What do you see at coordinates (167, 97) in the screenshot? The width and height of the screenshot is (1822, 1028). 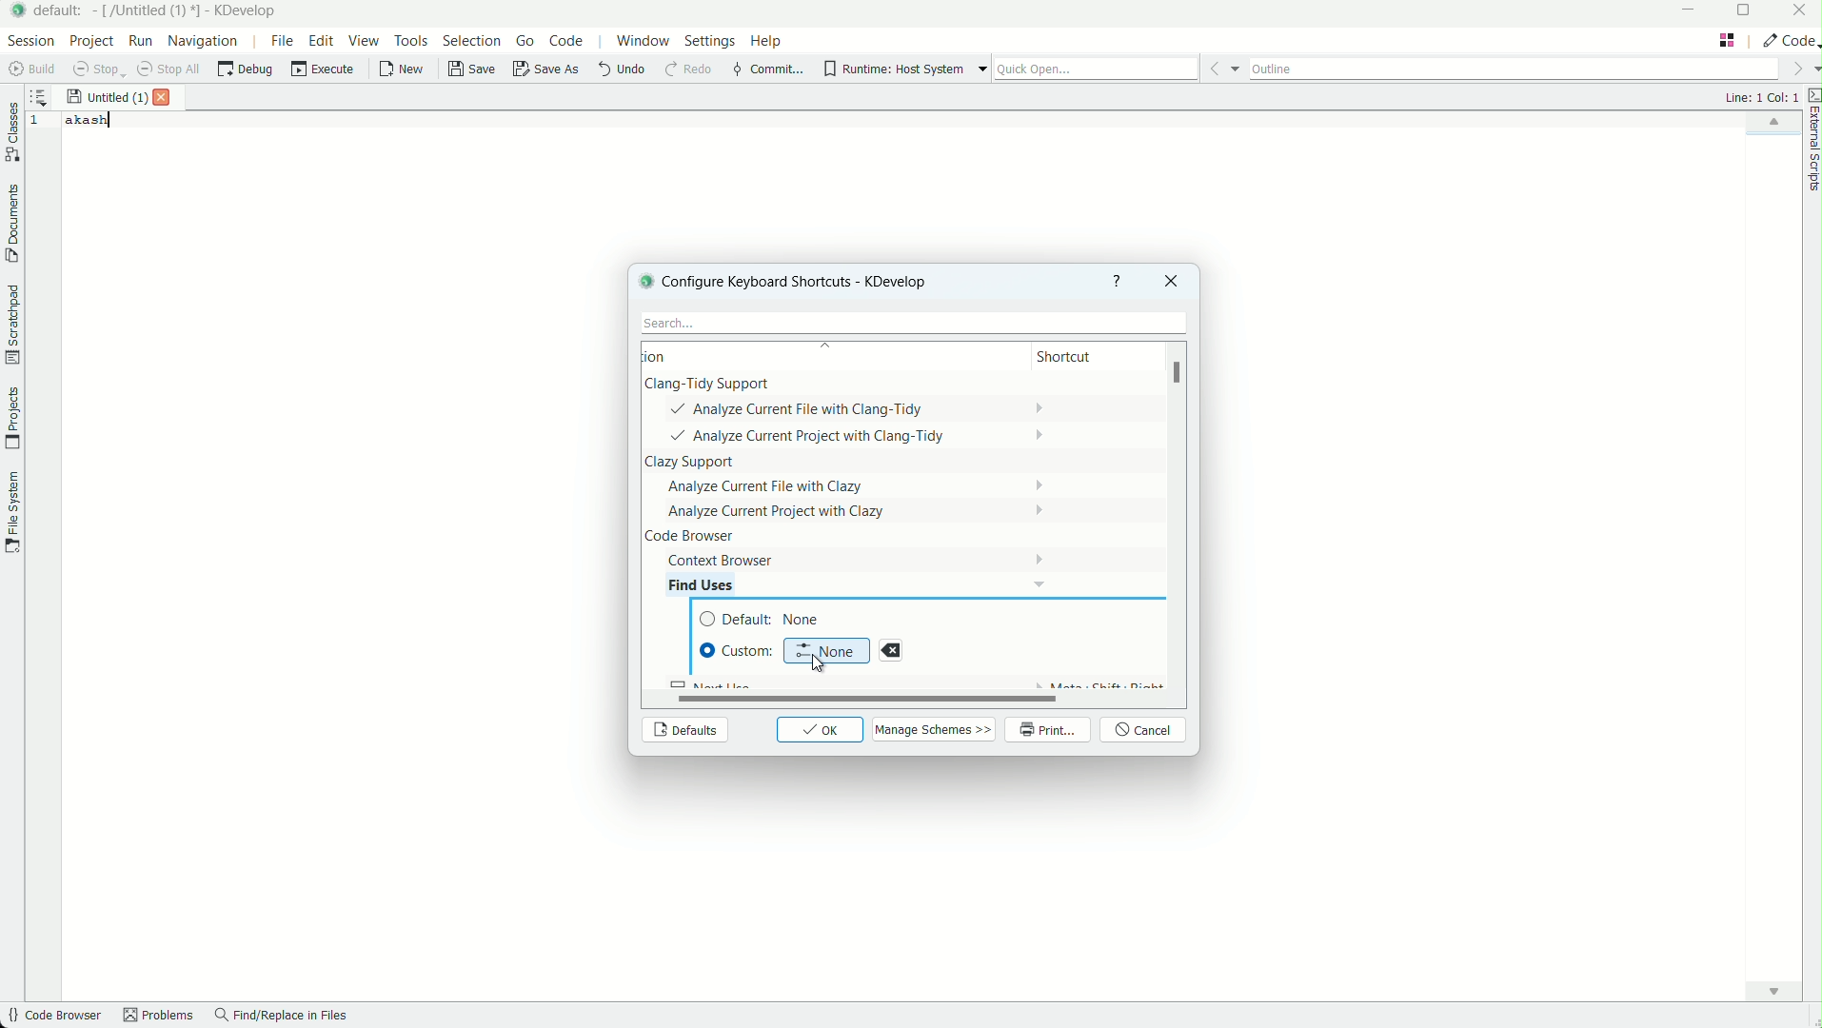 I see `close file` at bounding box center [167, 97].